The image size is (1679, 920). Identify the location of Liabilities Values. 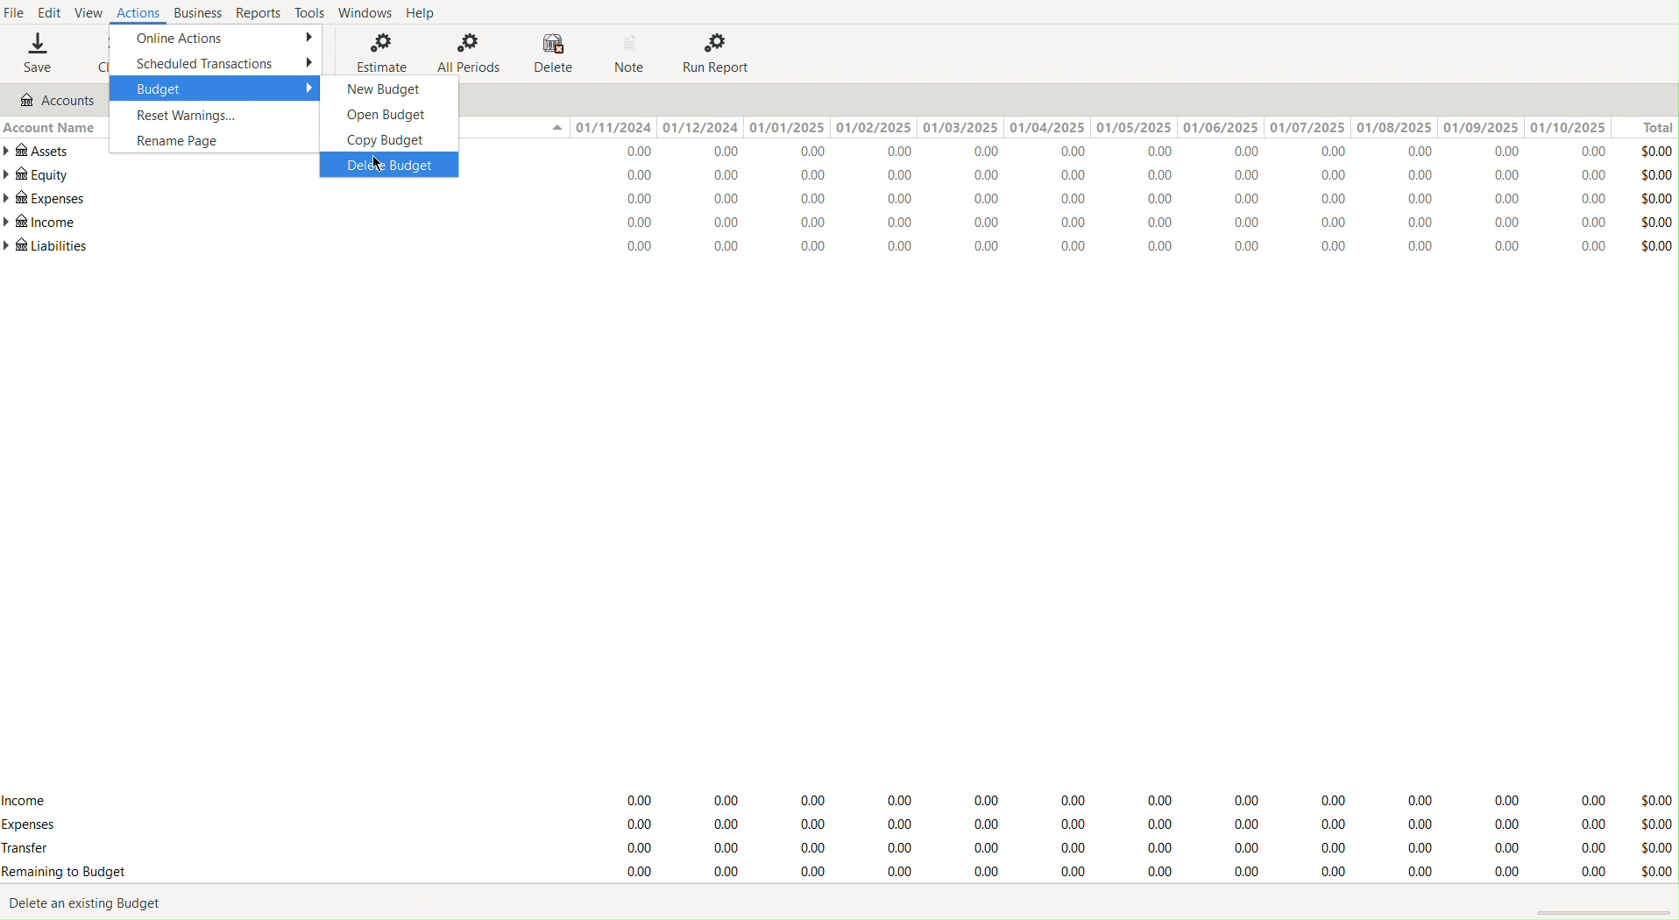
(1113, 247).